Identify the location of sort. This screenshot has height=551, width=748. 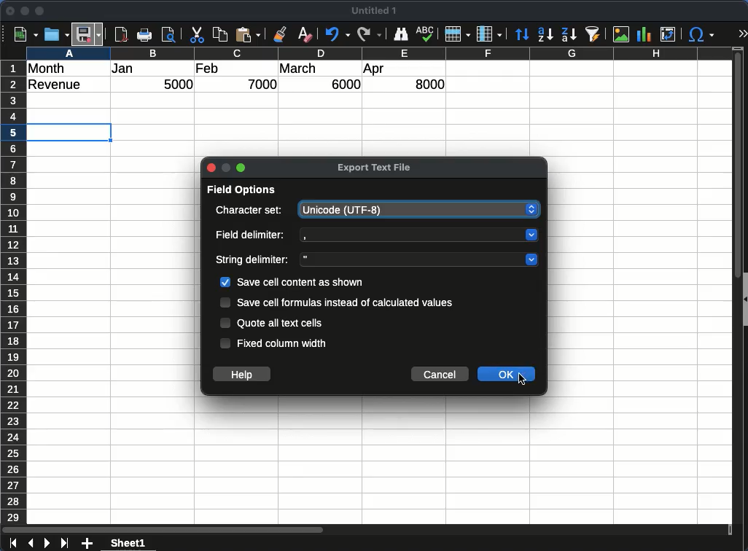
(522, 34).